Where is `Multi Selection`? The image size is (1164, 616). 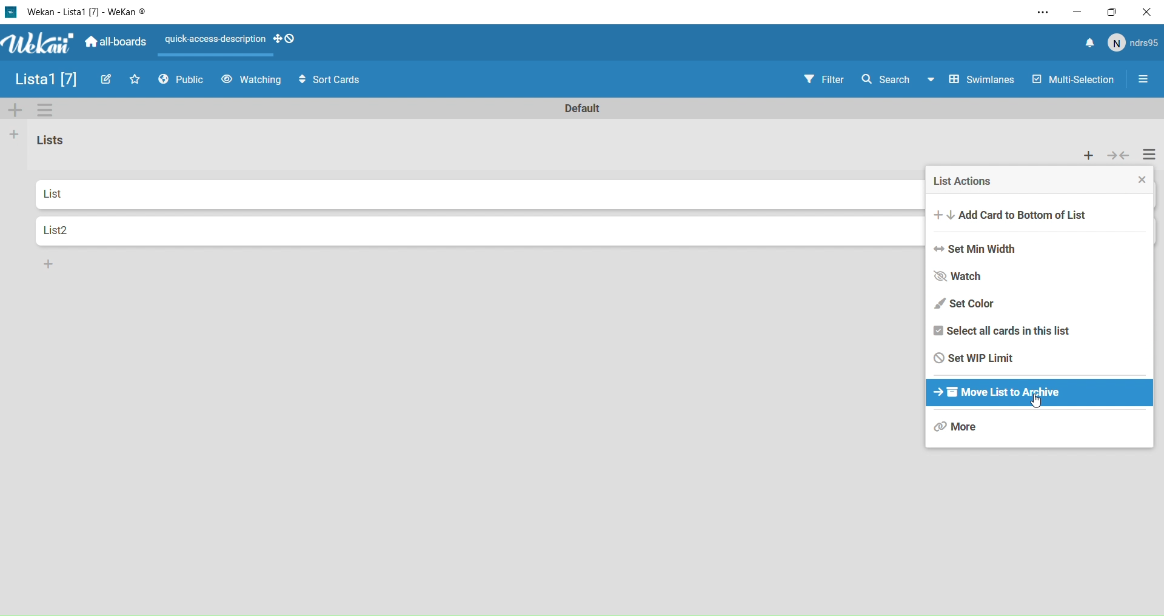
Multi Selection is located at coordinates (1075, 79).